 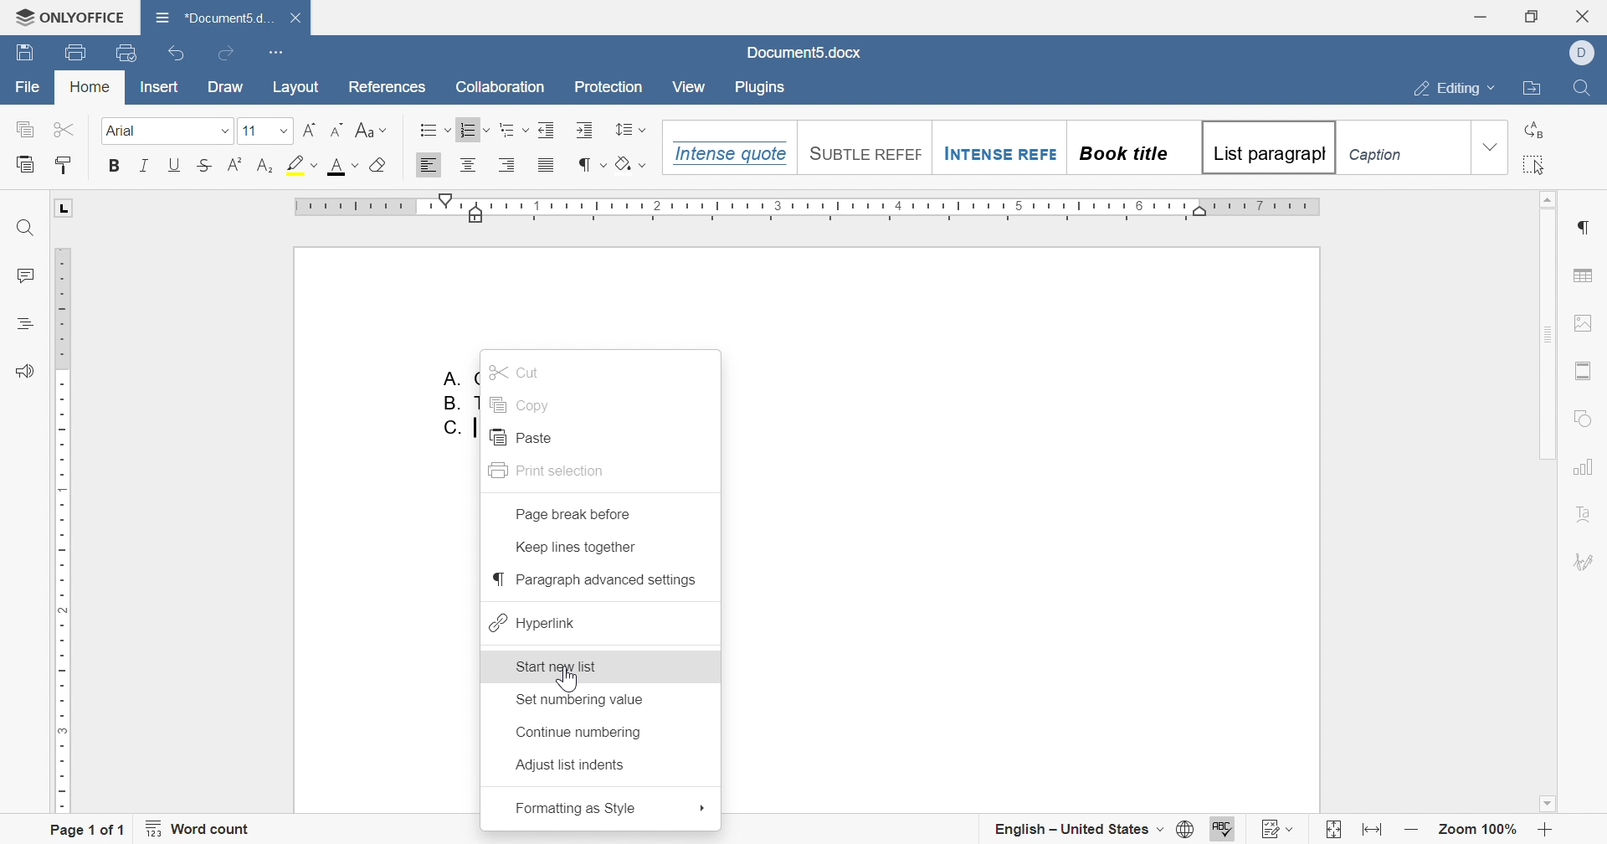 What do you see at coordinates (611, 87) in the screenshot?
I see `Protection` at bounding box center [611, 87].